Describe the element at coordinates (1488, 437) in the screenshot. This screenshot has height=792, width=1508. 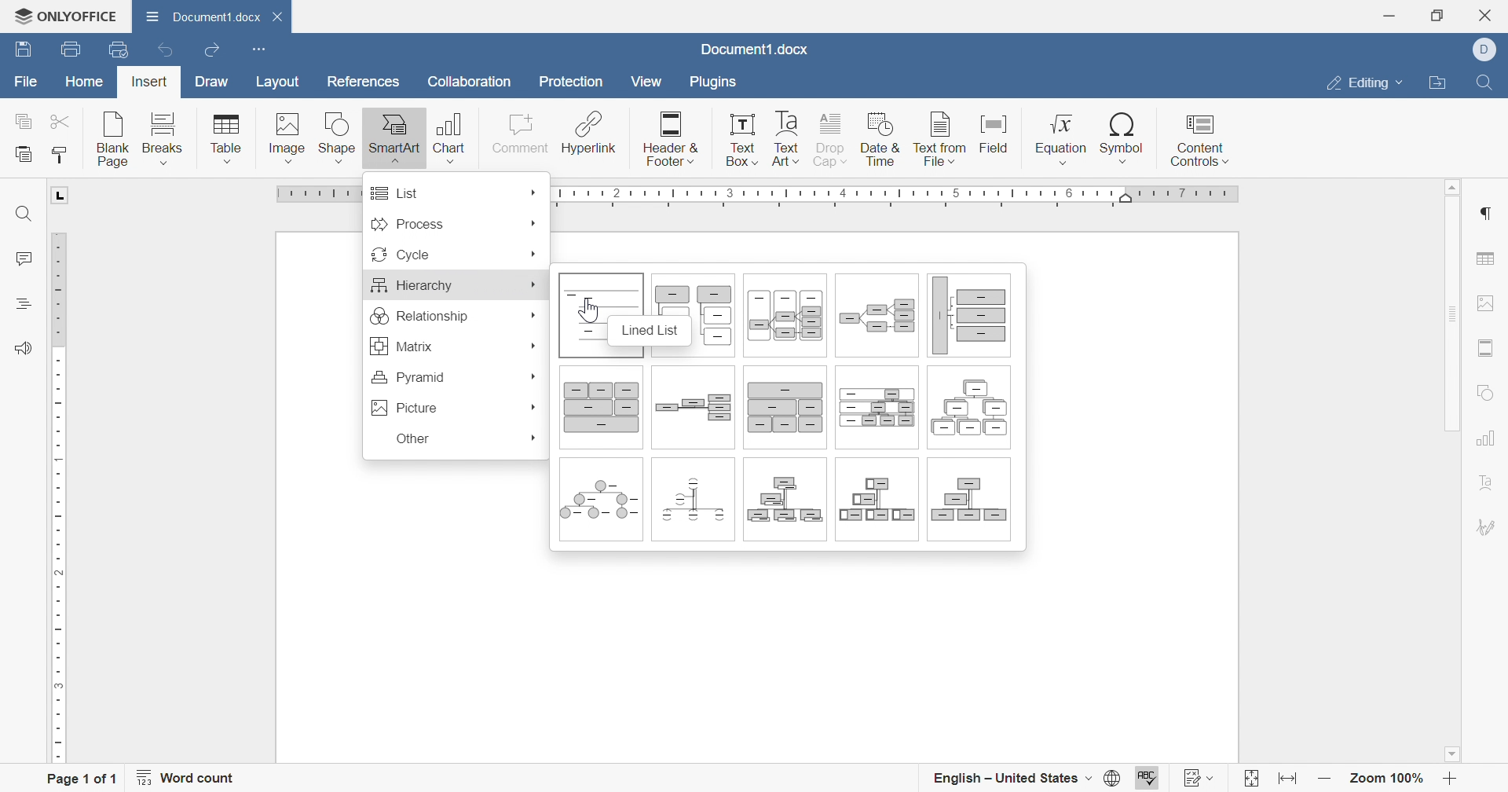
I see `Chart settings` at that location.